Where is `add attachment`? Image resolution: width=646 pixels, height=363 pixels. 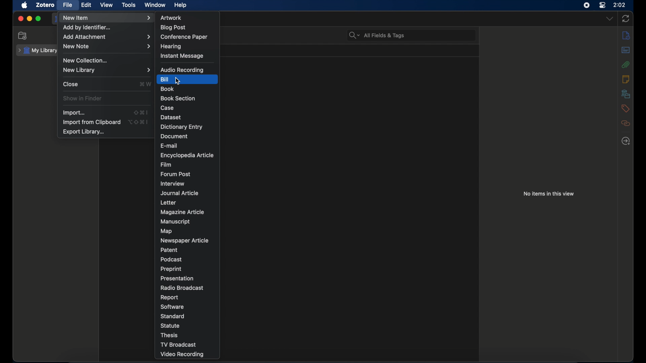
add attachment is located at coordinates (107, 37).